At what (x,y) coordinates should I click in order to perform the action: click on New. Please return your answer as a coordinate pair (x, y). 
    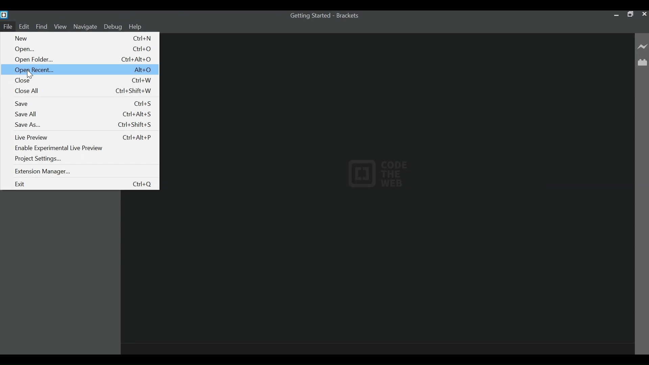
    Looking at the image, I should click on (84, 38).